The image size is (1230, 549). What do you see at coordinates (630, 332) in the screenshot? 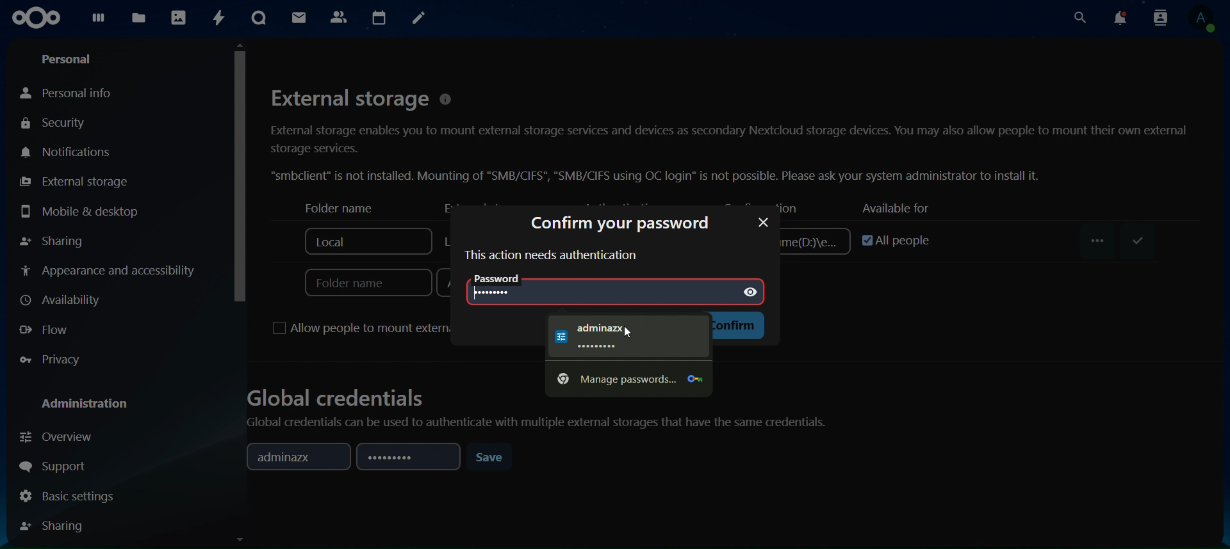
I see `cursor` at bounding box center [630, 332].